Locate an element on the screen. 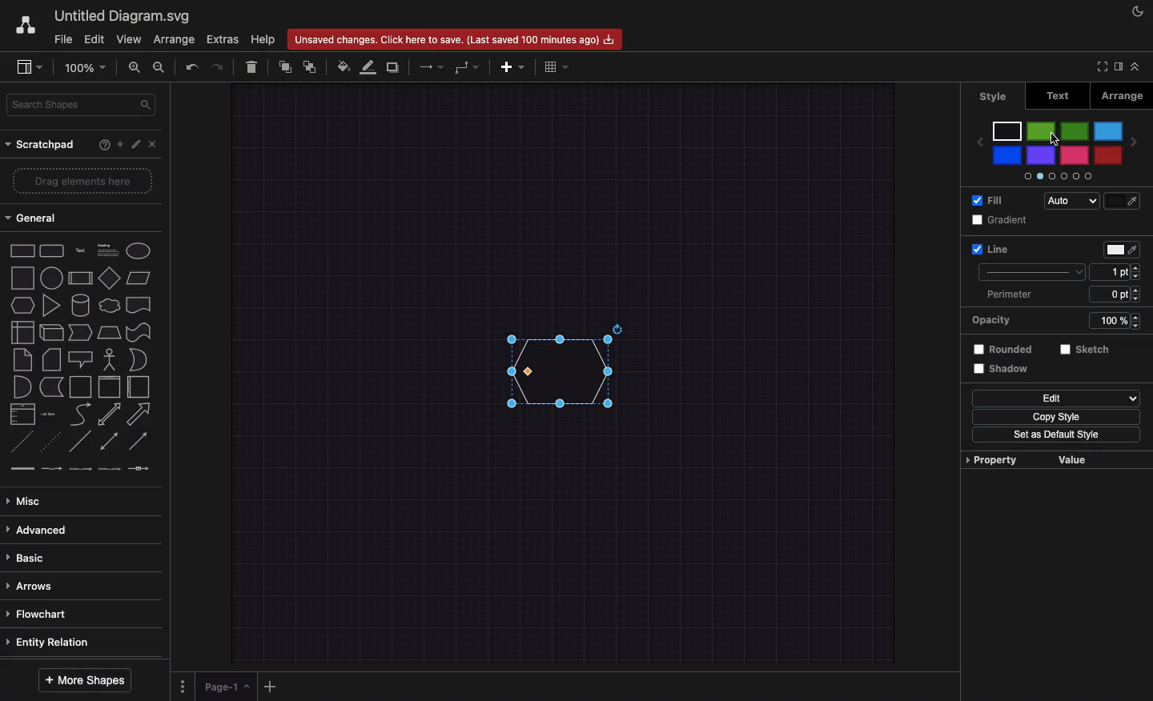 The height and width of the screenshot is (701, 1153). To front is located at coordinates (285, 68).